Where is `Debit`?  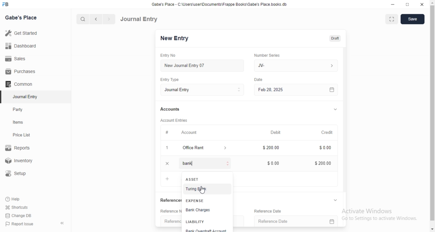
Debit is located at coordinates (277, 132).